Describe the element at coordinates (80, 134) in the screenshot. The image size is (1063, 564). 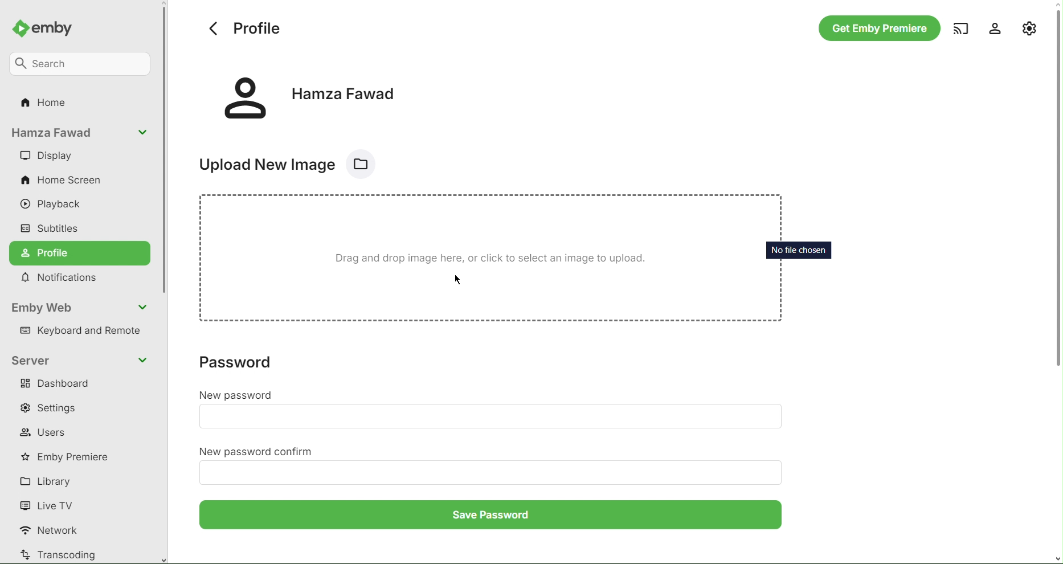
I see `Account` at that location.